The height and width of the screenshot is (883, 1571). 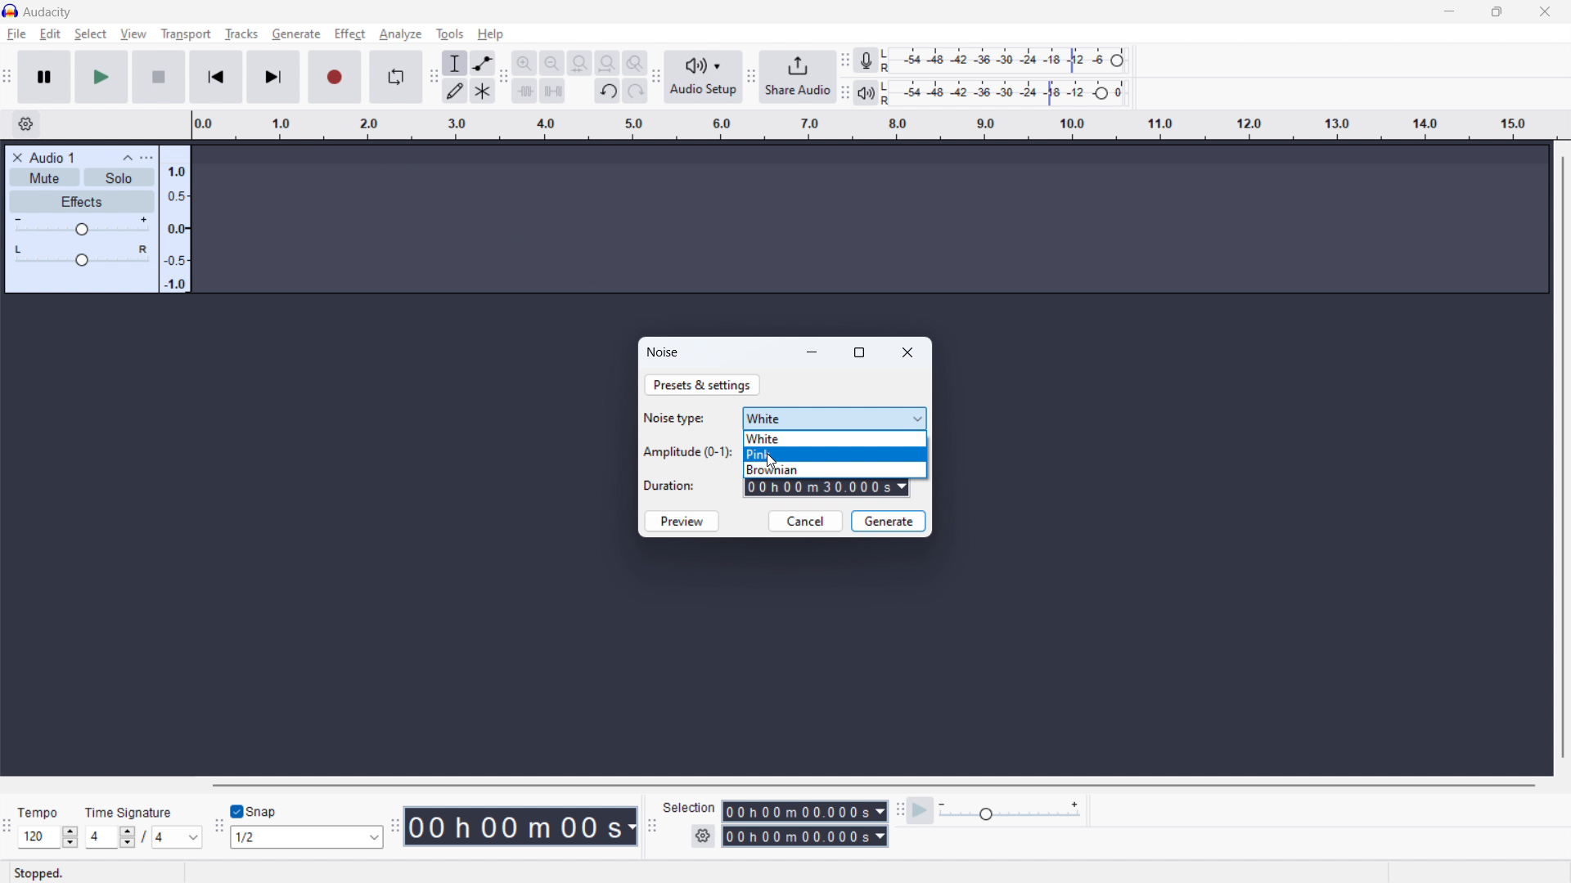 I want to click on close, so click(x=1544, y=11).